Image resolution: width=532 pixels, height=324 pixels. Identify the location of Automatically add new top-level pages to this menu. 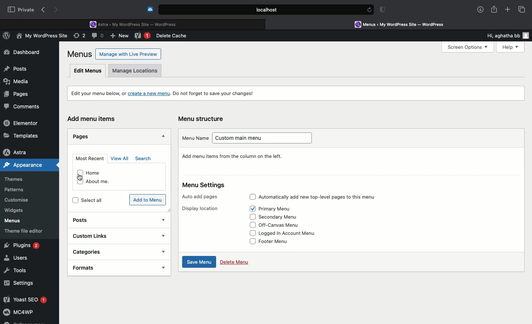
(325, 196).